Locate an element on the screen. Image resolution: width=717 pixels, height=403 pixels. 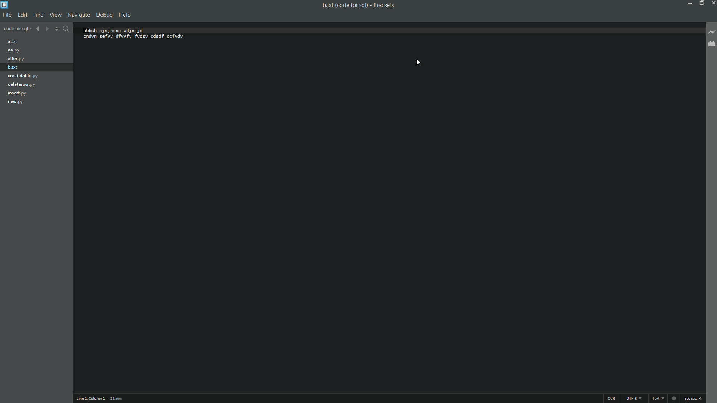
new.py is located at coordinates (17, 103).